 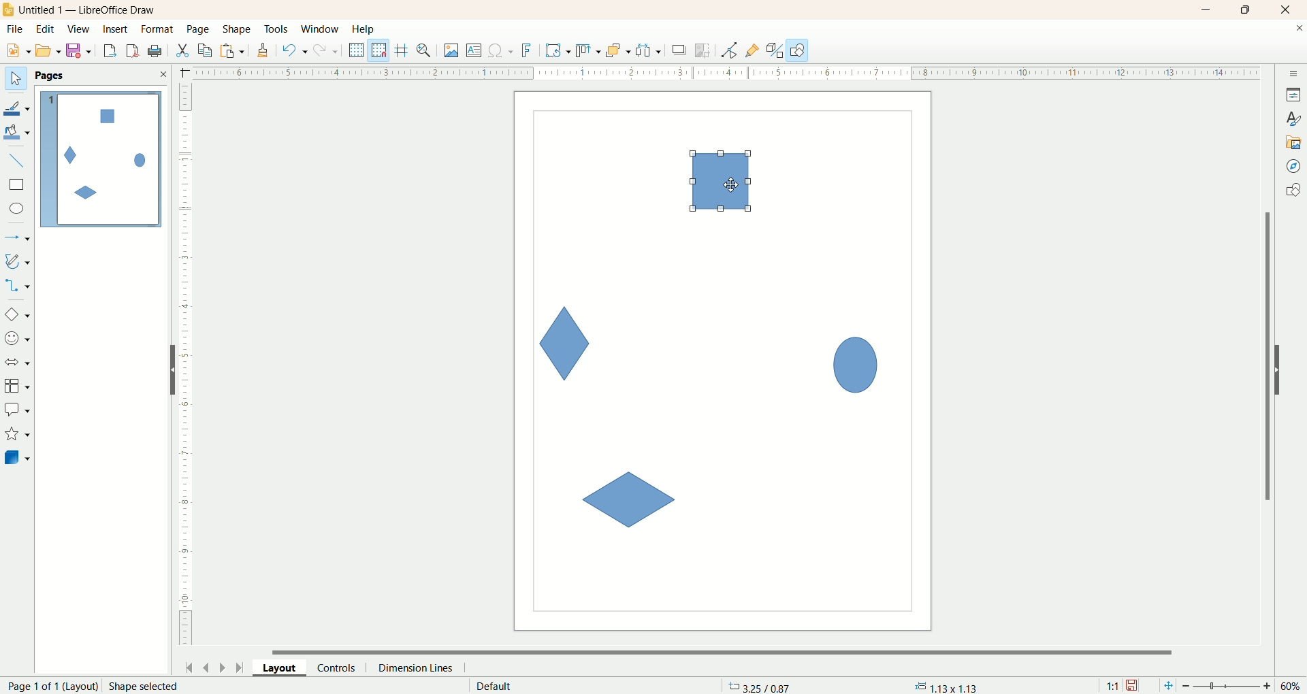 I want to click on special character, so click(x=502, y=51).